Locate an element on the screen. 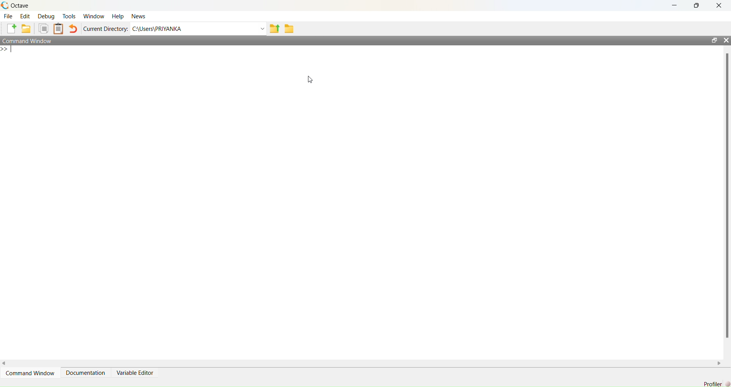 The width and height of the screenshot is (731, 387). close is located at coordinates (720, 5).